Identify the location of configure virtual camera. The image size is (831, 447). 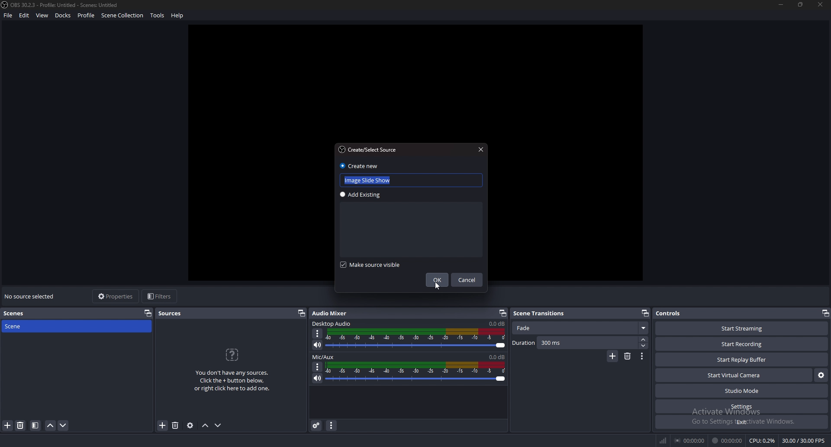
(821, 375).